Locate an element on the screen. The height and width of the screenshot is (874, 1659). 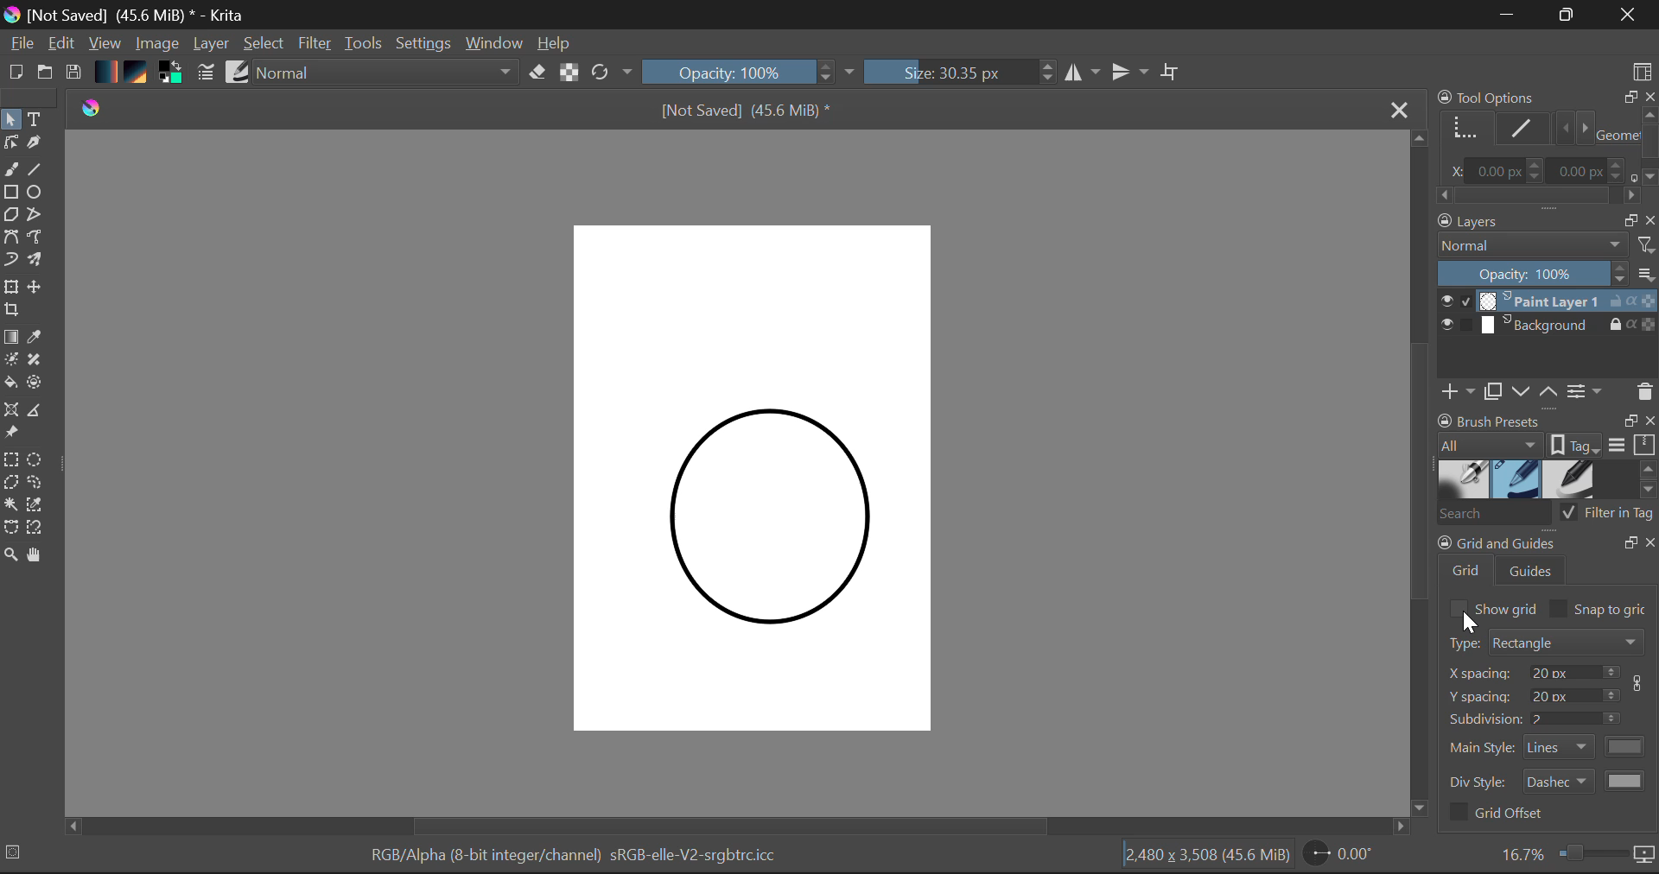
File Name & Size is located at coordinates (747, 109).